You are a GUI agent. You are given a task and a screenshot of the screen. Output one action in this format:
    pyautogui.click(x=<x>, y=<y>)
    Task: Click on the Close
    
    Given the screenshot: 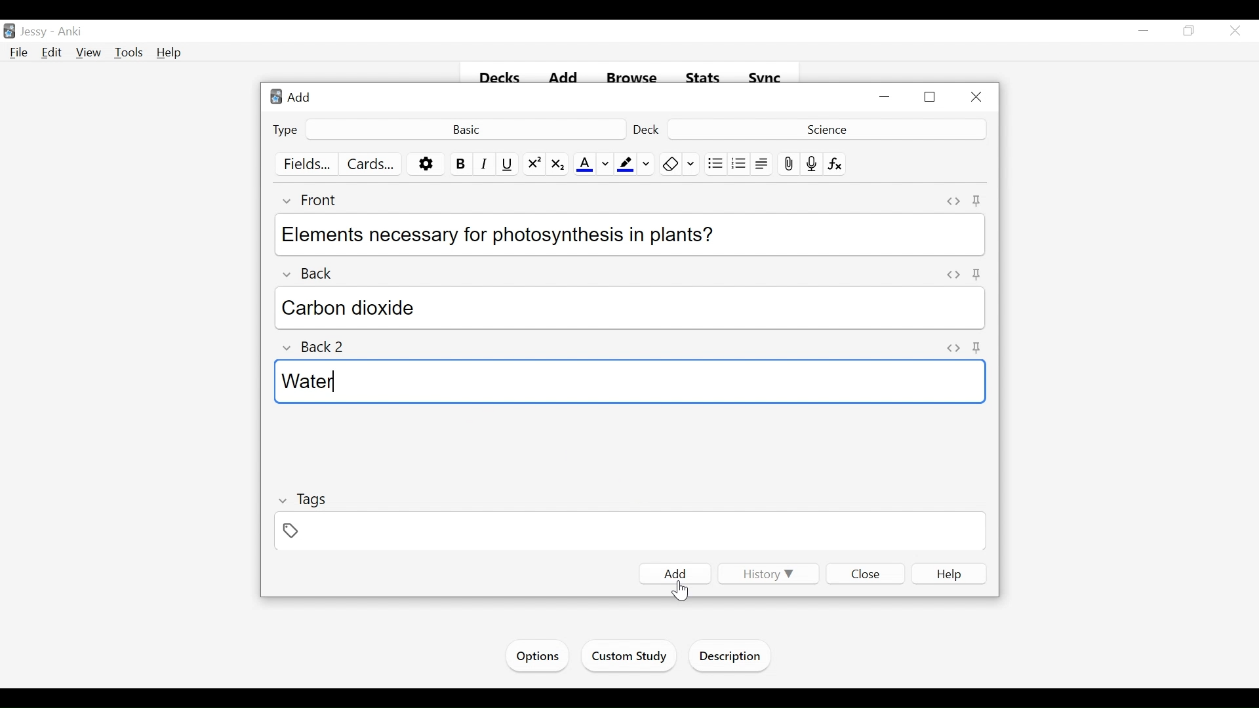 What is the action you would take?
    pyautogui.click(x=975, y=98)
    